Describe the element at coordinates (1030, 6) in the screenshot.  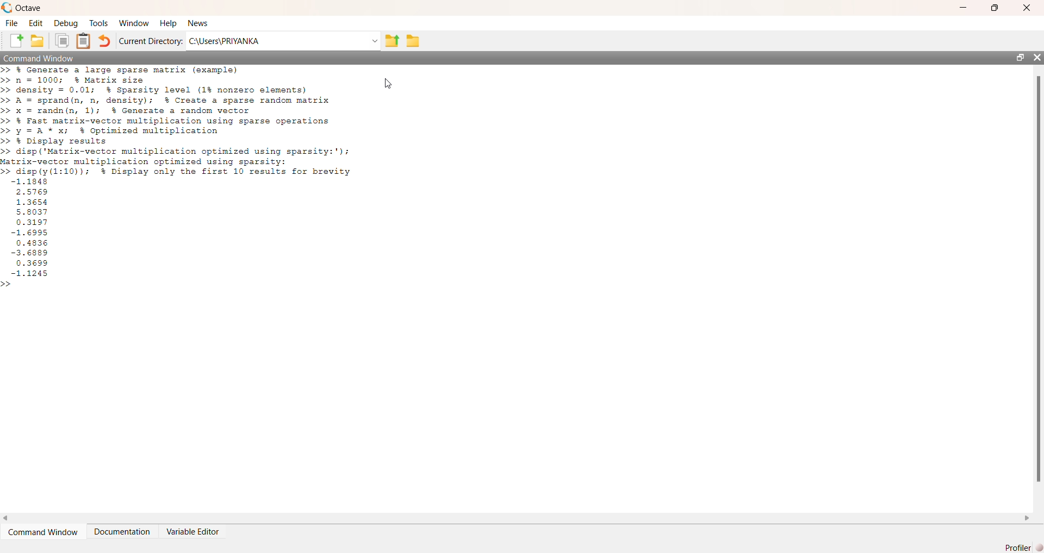
I see `close` at that location.